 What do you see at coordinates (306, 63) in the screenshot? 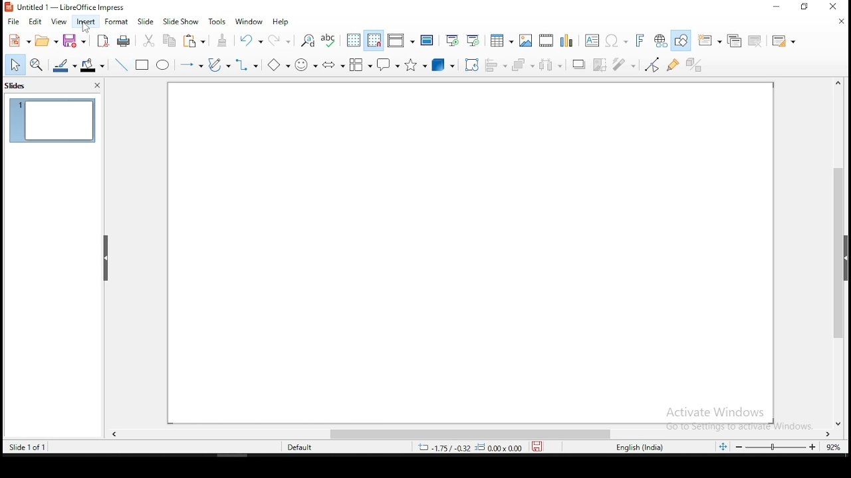
I see `symbol shapes` at bounding box center [306, 63].